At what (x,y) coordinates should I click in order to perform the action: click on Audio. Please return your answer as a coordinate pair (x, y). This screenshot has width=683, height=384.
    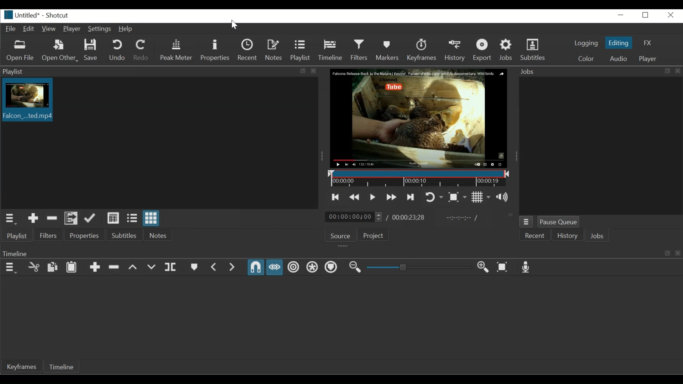
    Looking at the image, I should click on (618, 59).